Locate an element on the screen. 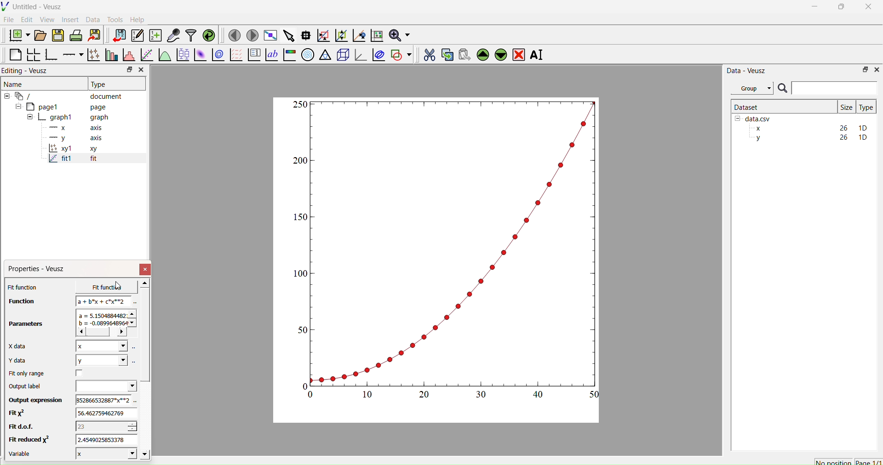 The height and width of the screenshot is (465, 883). Polar Graph is located at coordinates (308, 55).